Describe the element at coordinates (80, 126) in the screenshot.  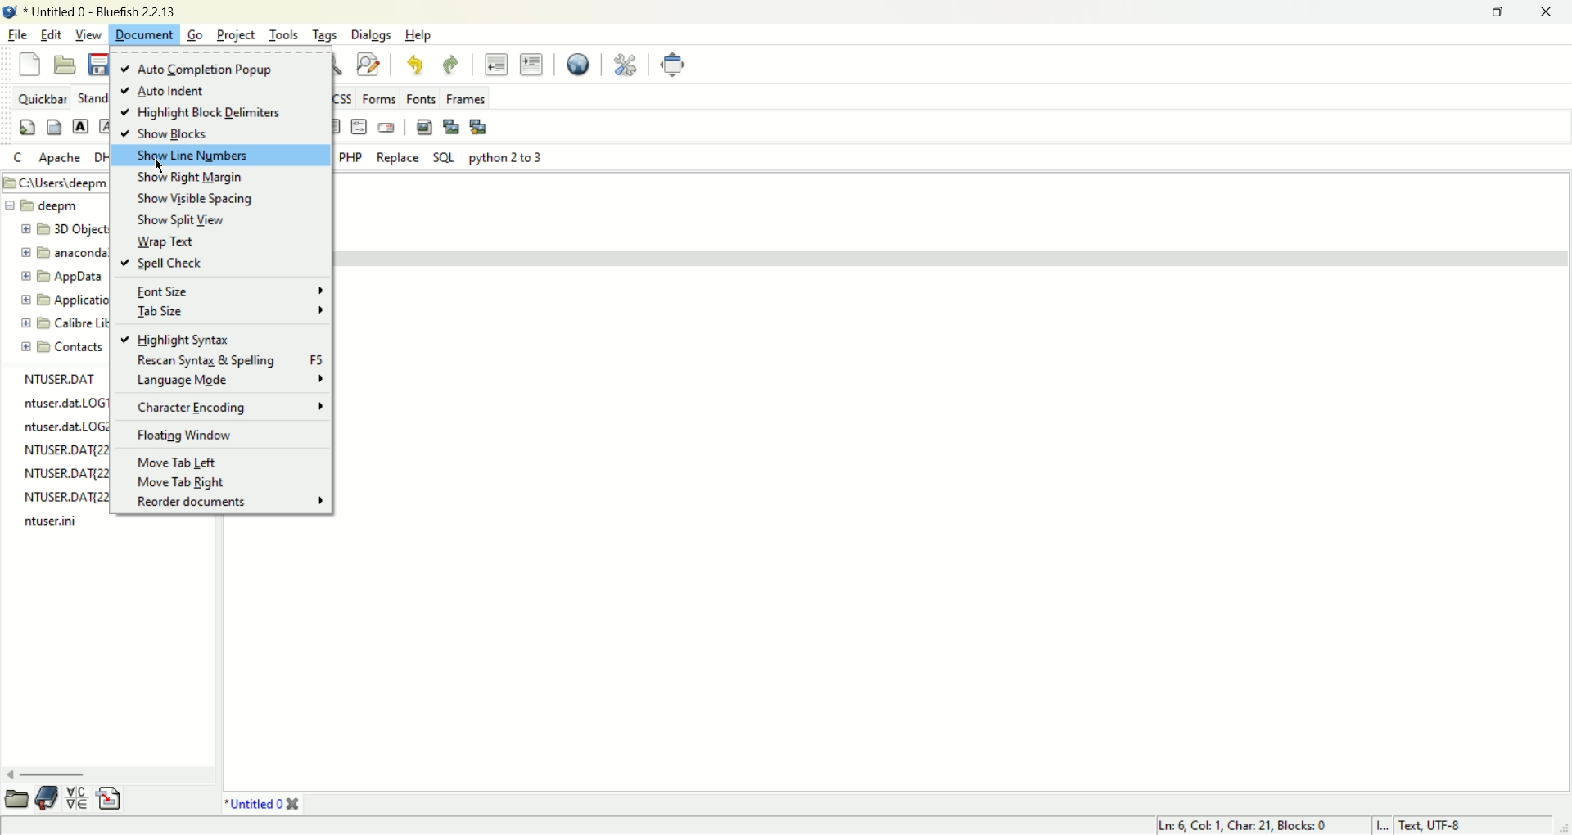
I see `strong` at that location.